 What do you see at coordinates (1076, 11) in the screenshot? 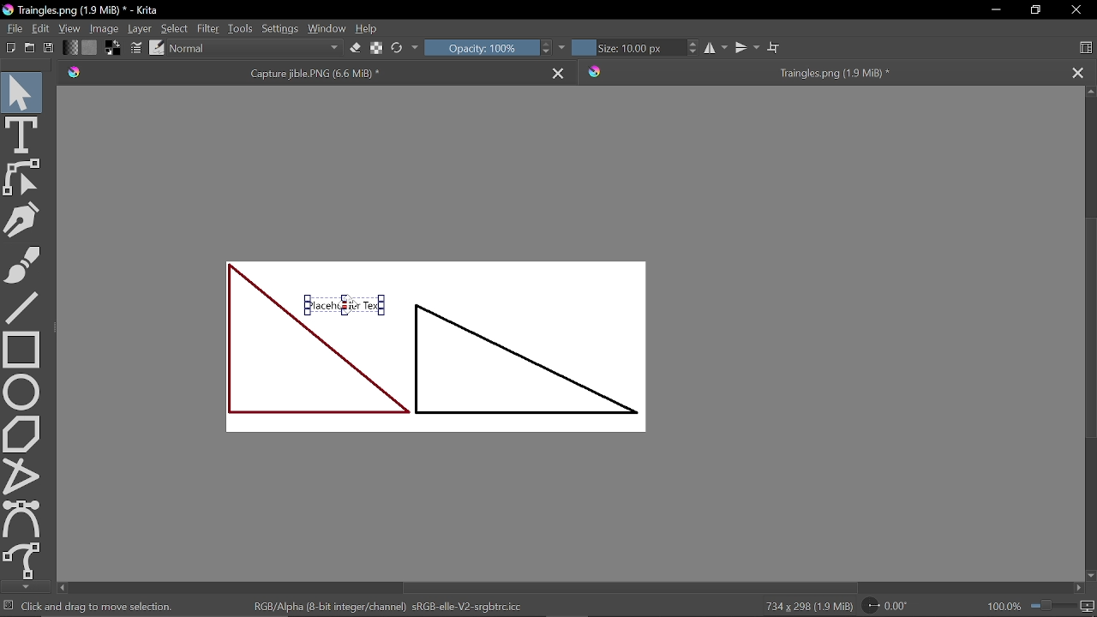
I see `Close` at bounding box center [1076, 11].